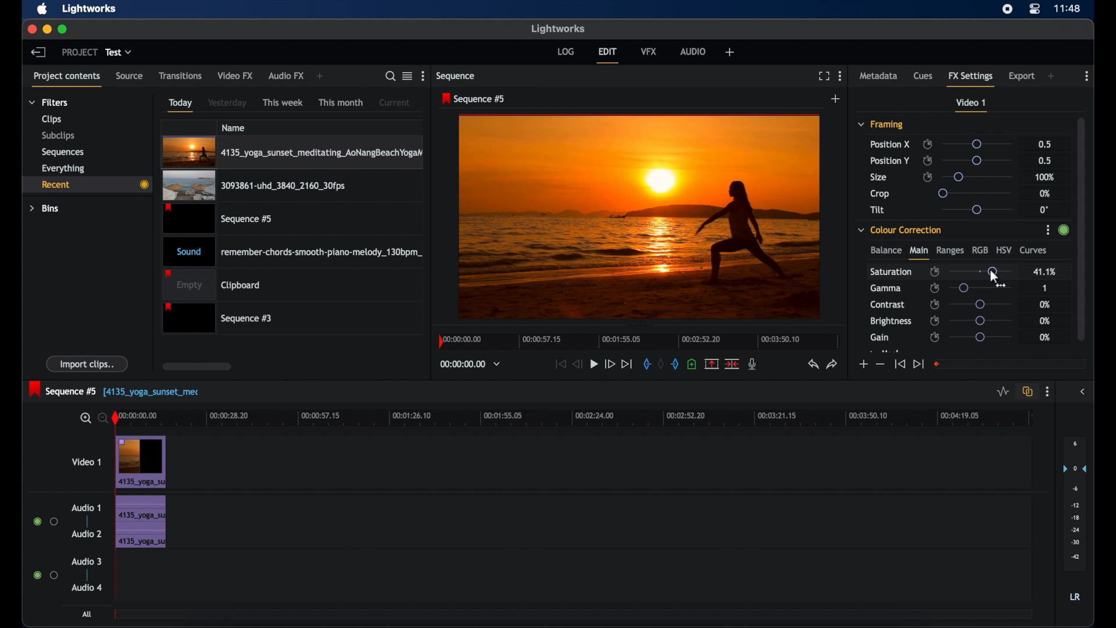 This screenshot has height=628, width=1116. What do you see at coordinates (972, 105) in the screenshot?
I see `video 1` at bounding box center [972, 105].